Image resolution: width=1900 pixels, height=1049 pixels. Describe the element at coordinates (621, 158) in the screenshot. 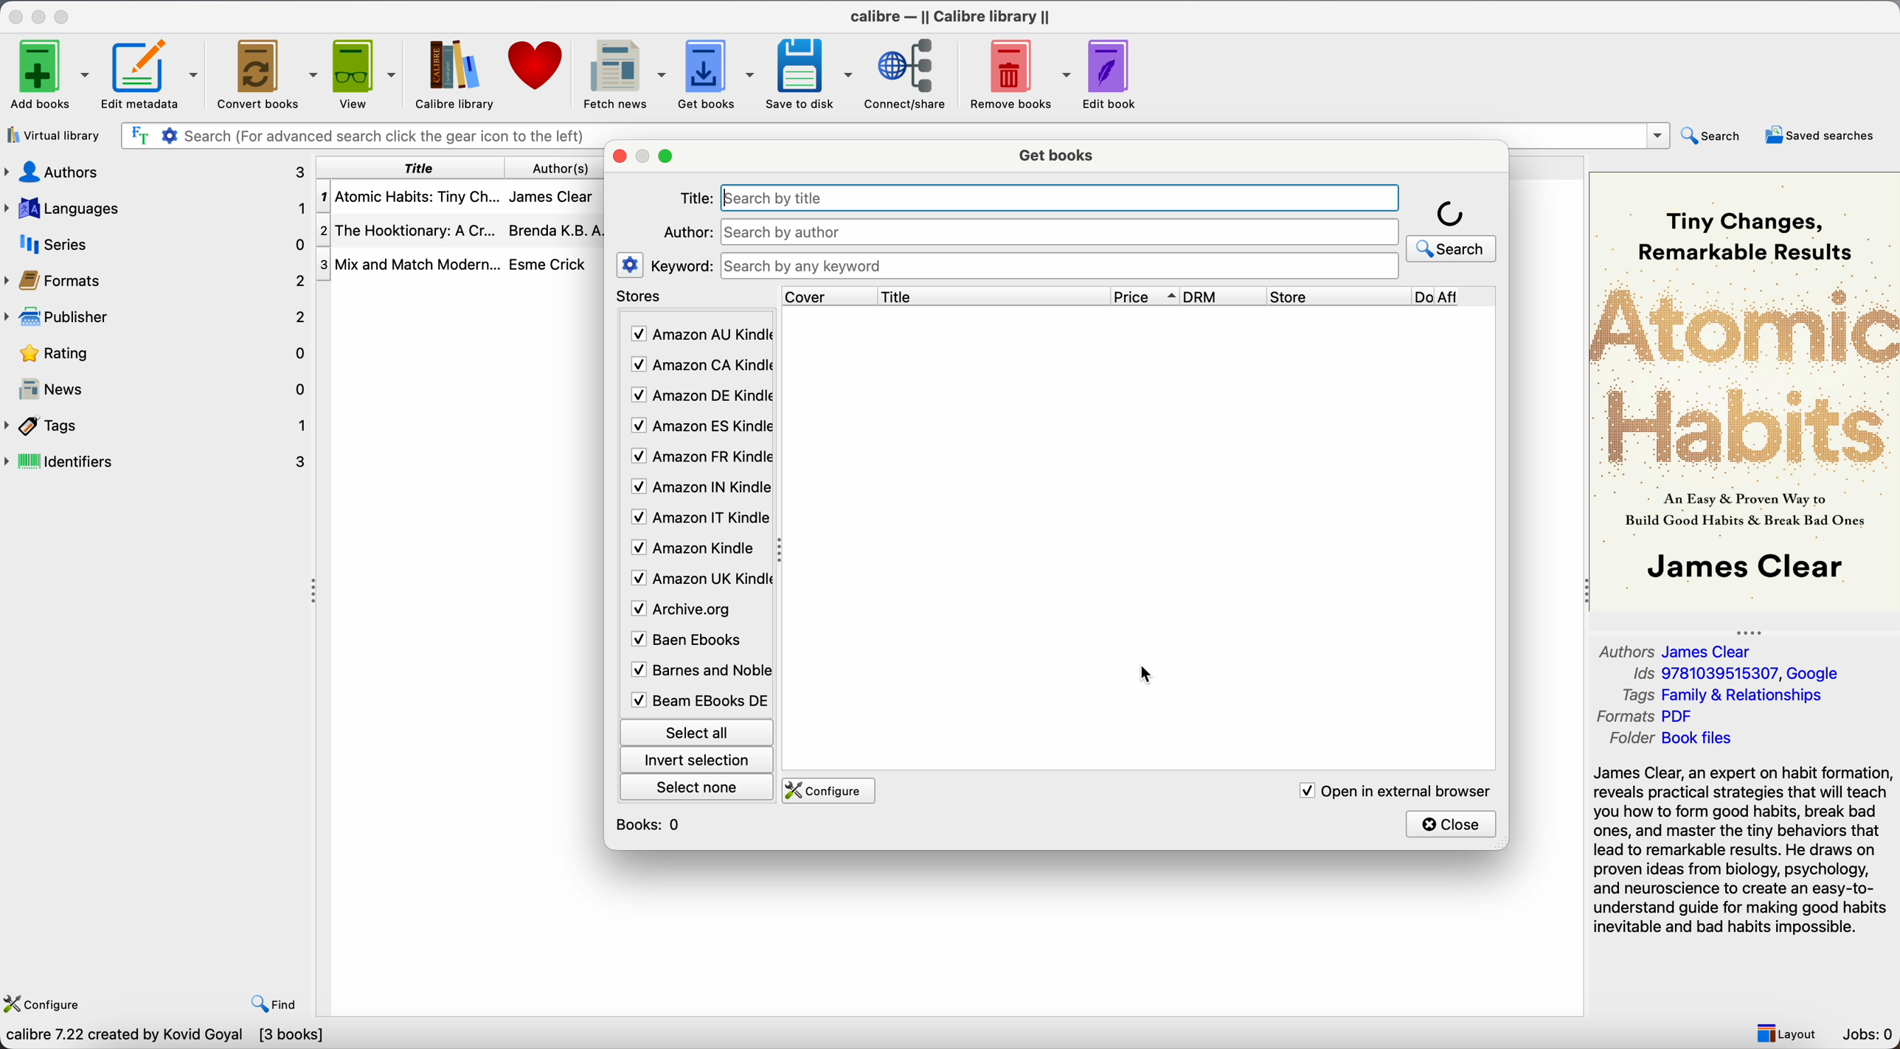

I see `close` at that location.